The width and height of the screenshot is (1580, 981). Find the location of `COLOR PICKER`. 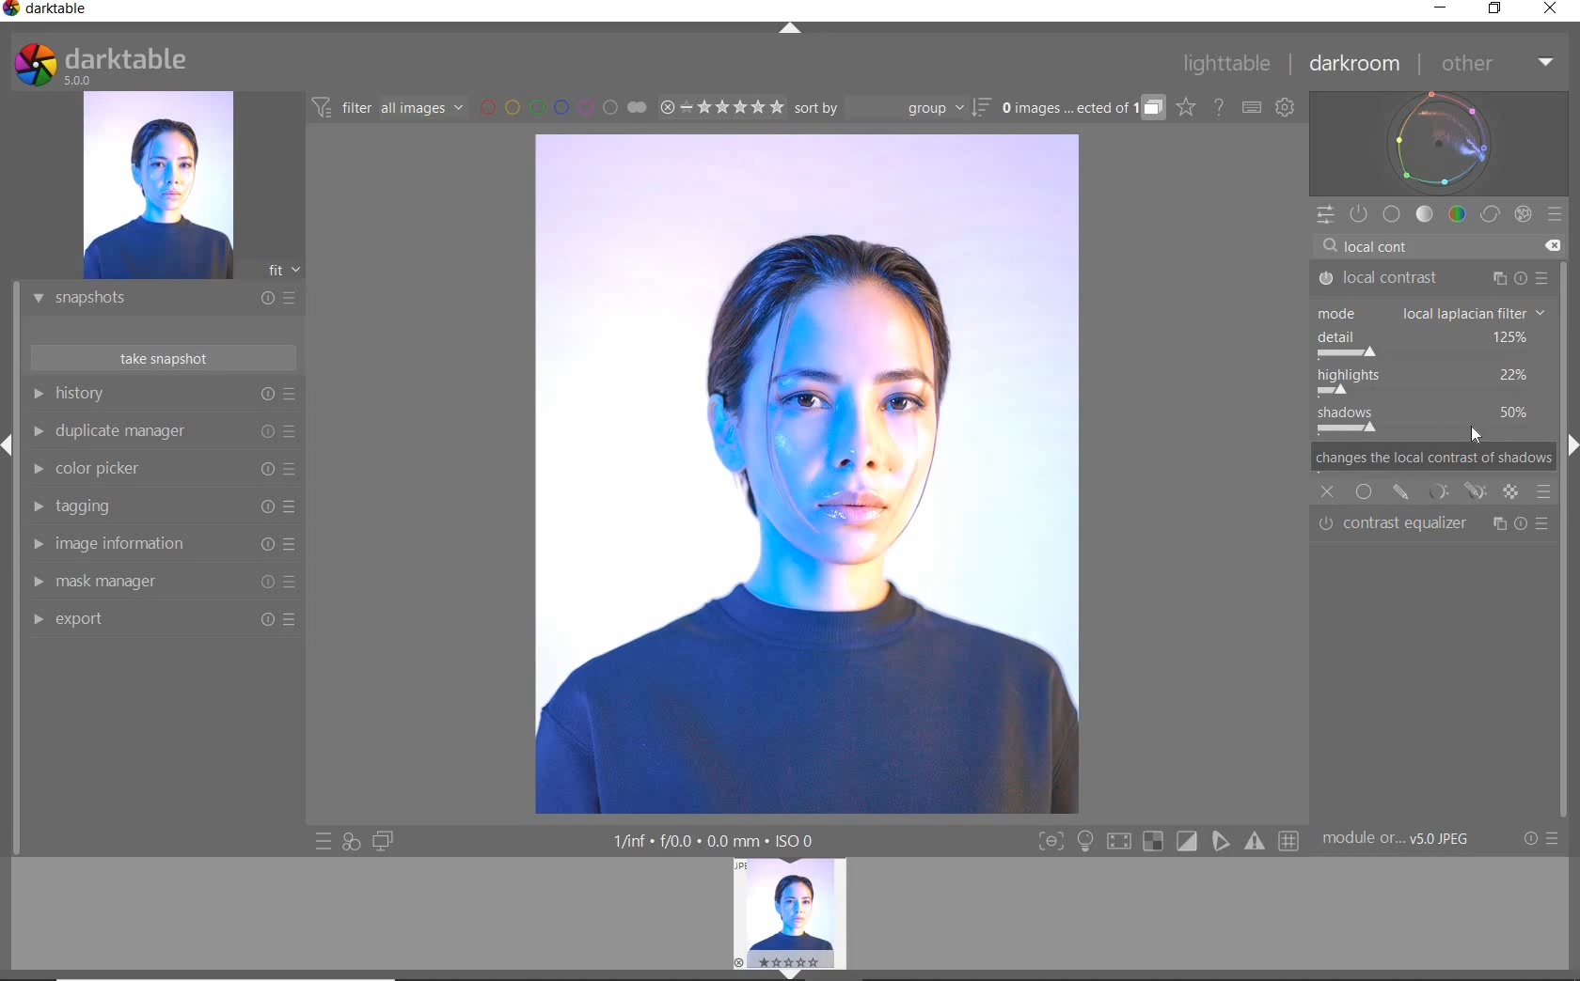

COLOR PICKER is located at coordinates (160, 470).